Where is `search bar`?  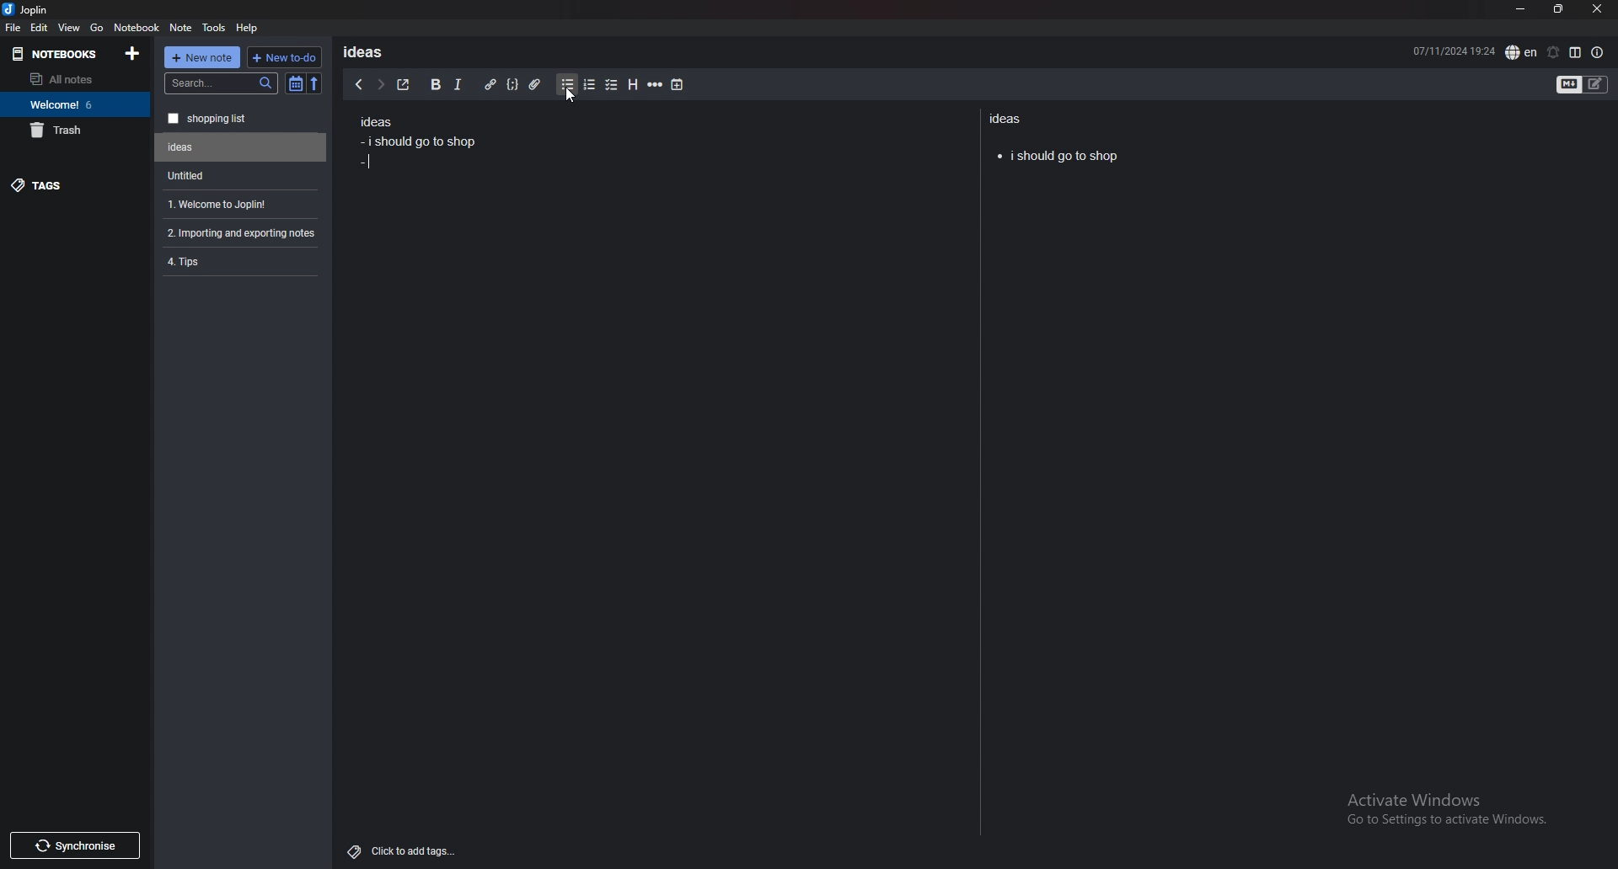
search bar is located at coordinates (222, 83).